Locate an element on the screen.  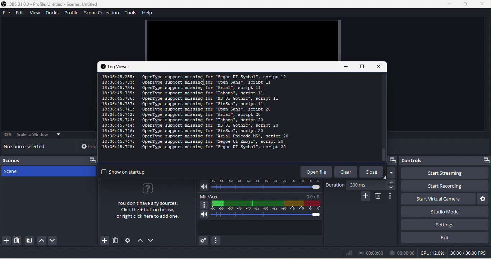
tools is located at coordinates (131, 14).